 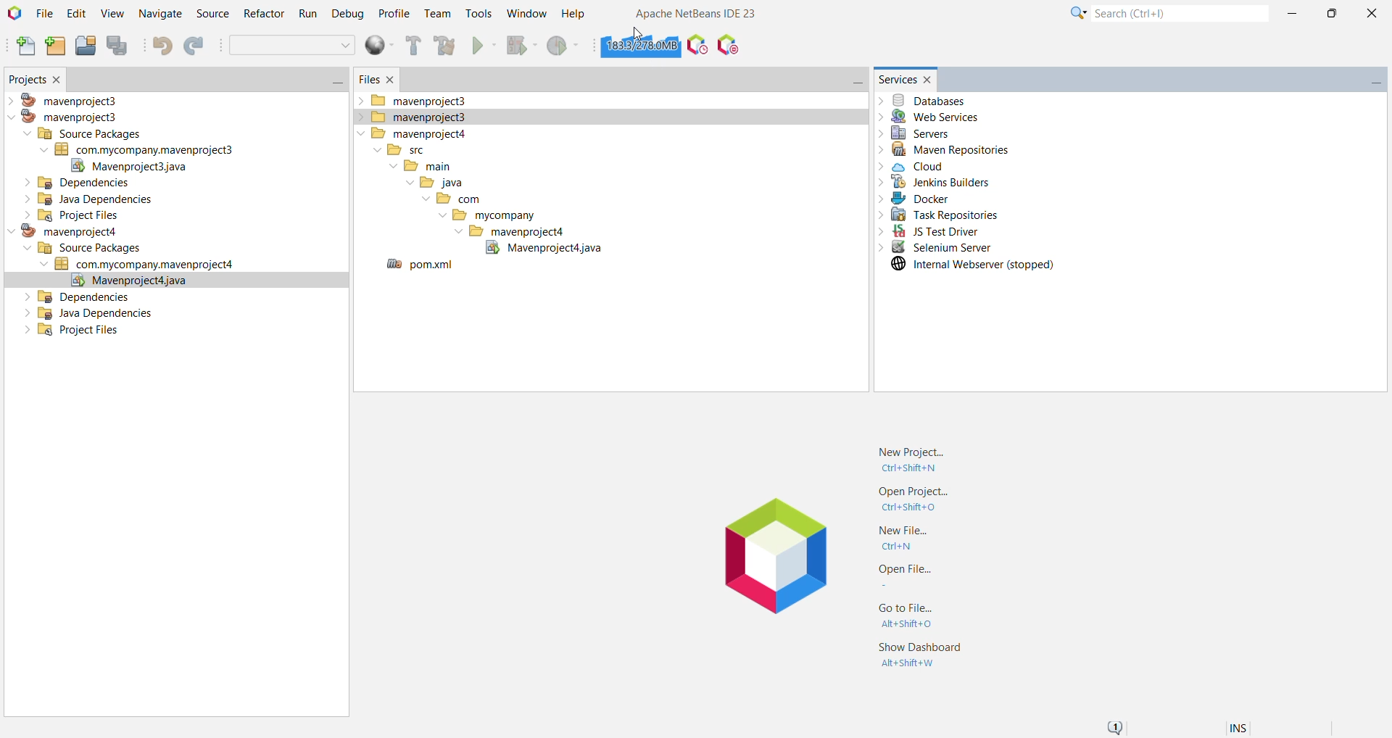 What do you see at coordinates (484, 46) in the screenshot?
I see `Run Project` at bounding box center [484, 46].